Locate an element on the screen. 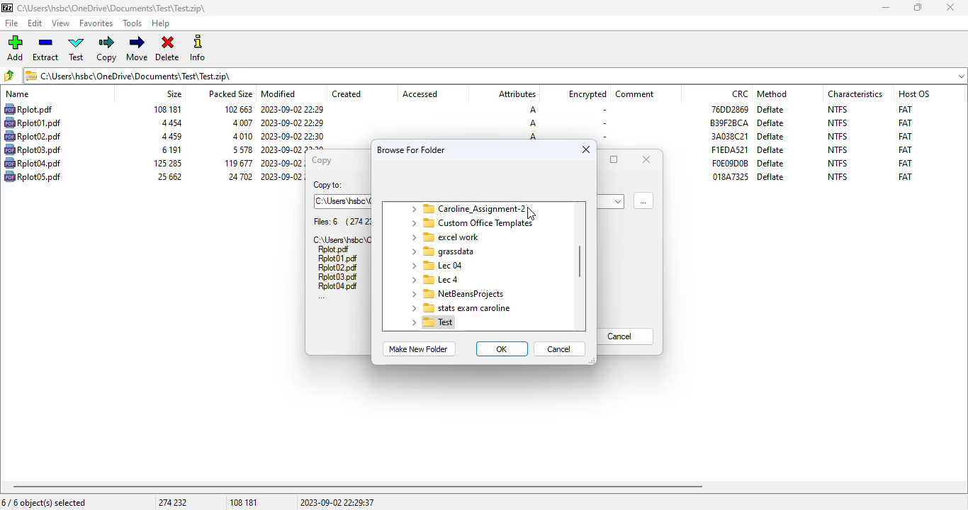 This screenshot has height=510, width=968. .zip archive is located at coordinates (111, 8).